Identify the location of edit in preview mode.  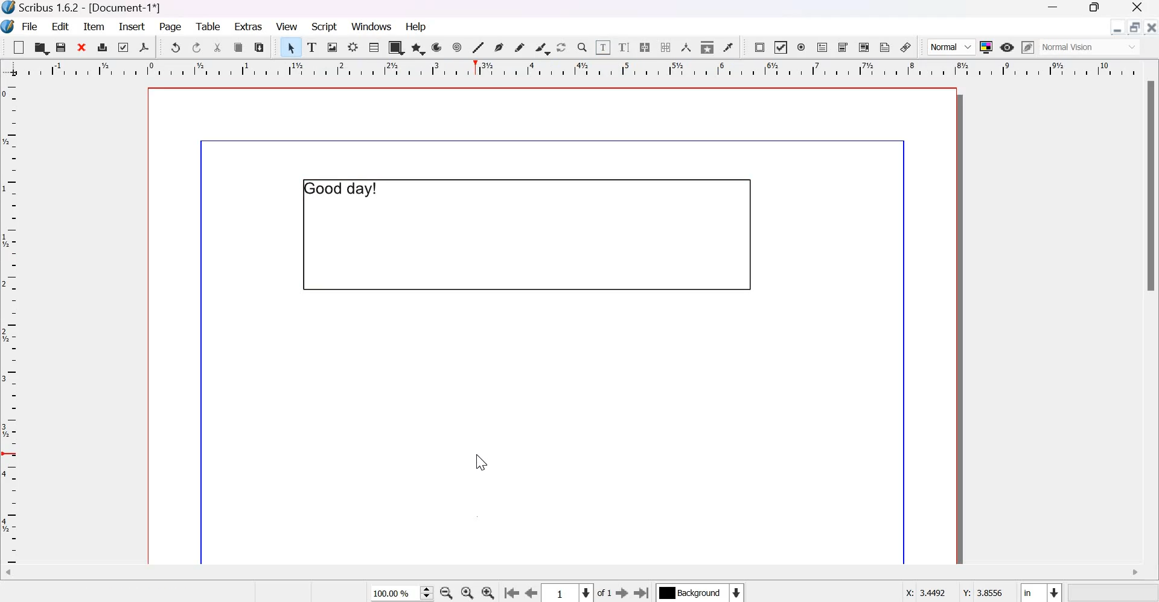
(1028, 47).